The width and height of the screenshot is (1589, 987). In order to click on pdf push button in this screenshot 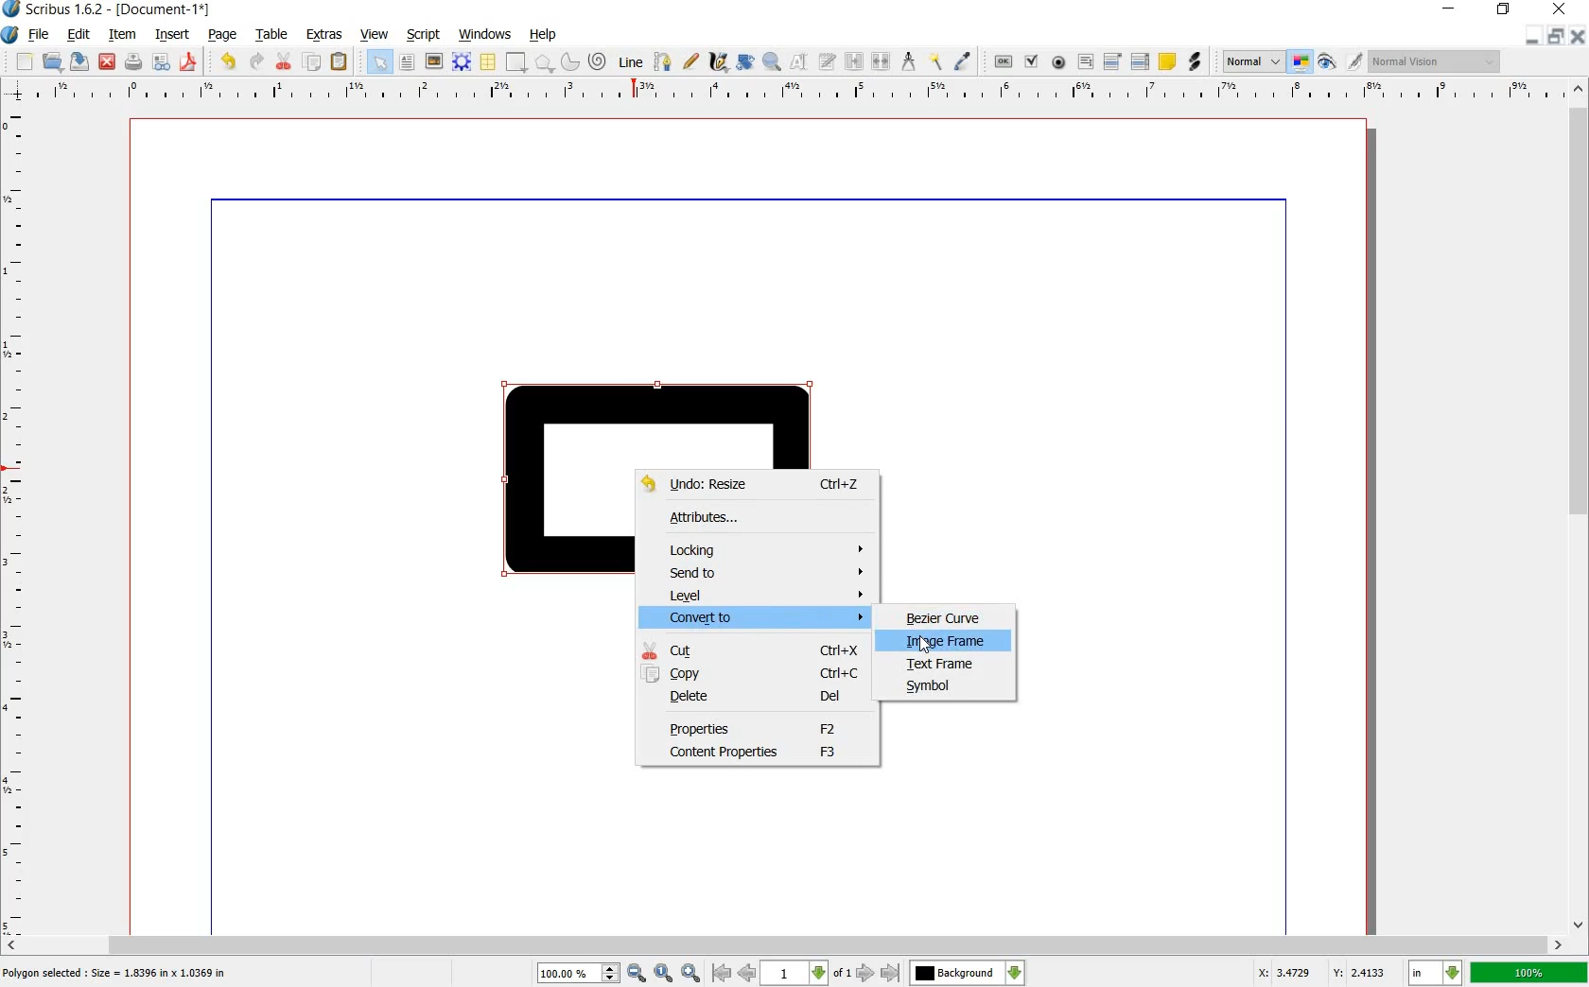, I will do `click(998, 61)`.